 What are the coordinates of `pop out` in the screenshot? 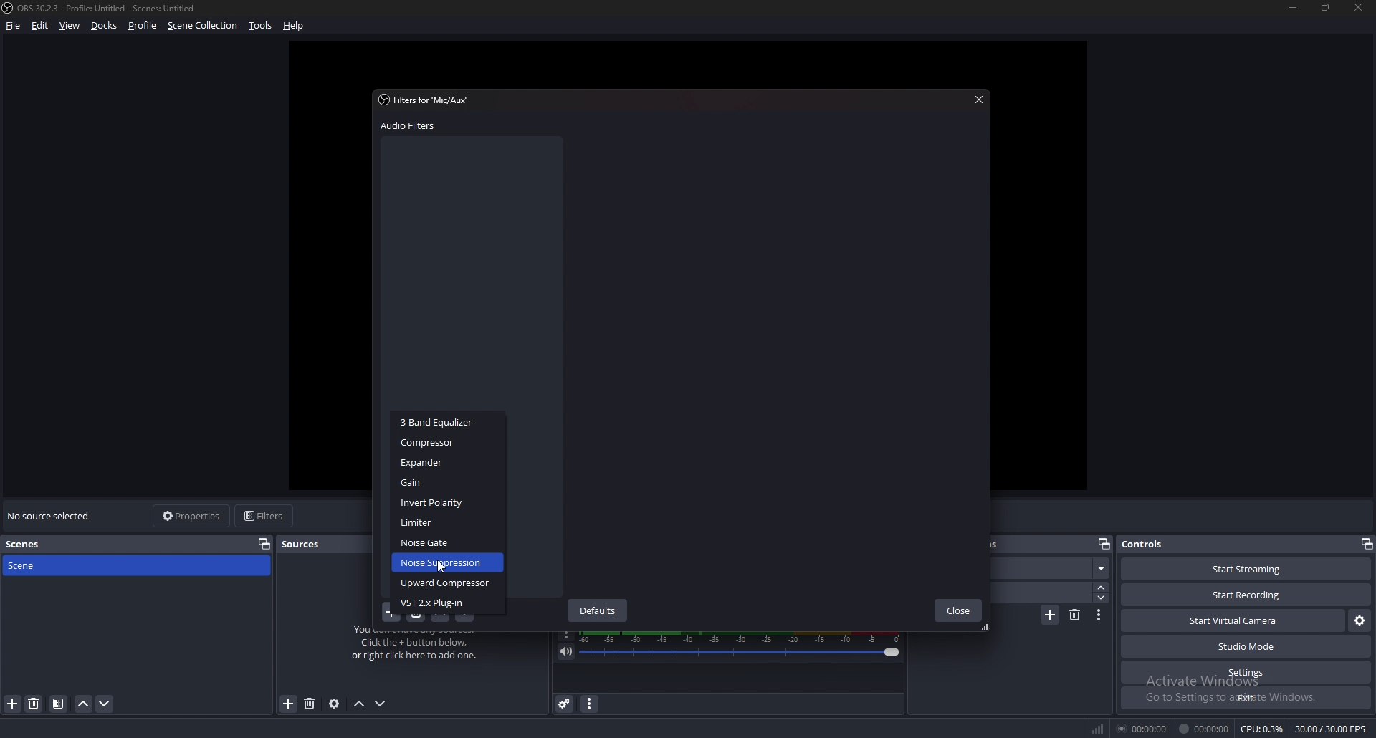 It's located at (1103, 544).